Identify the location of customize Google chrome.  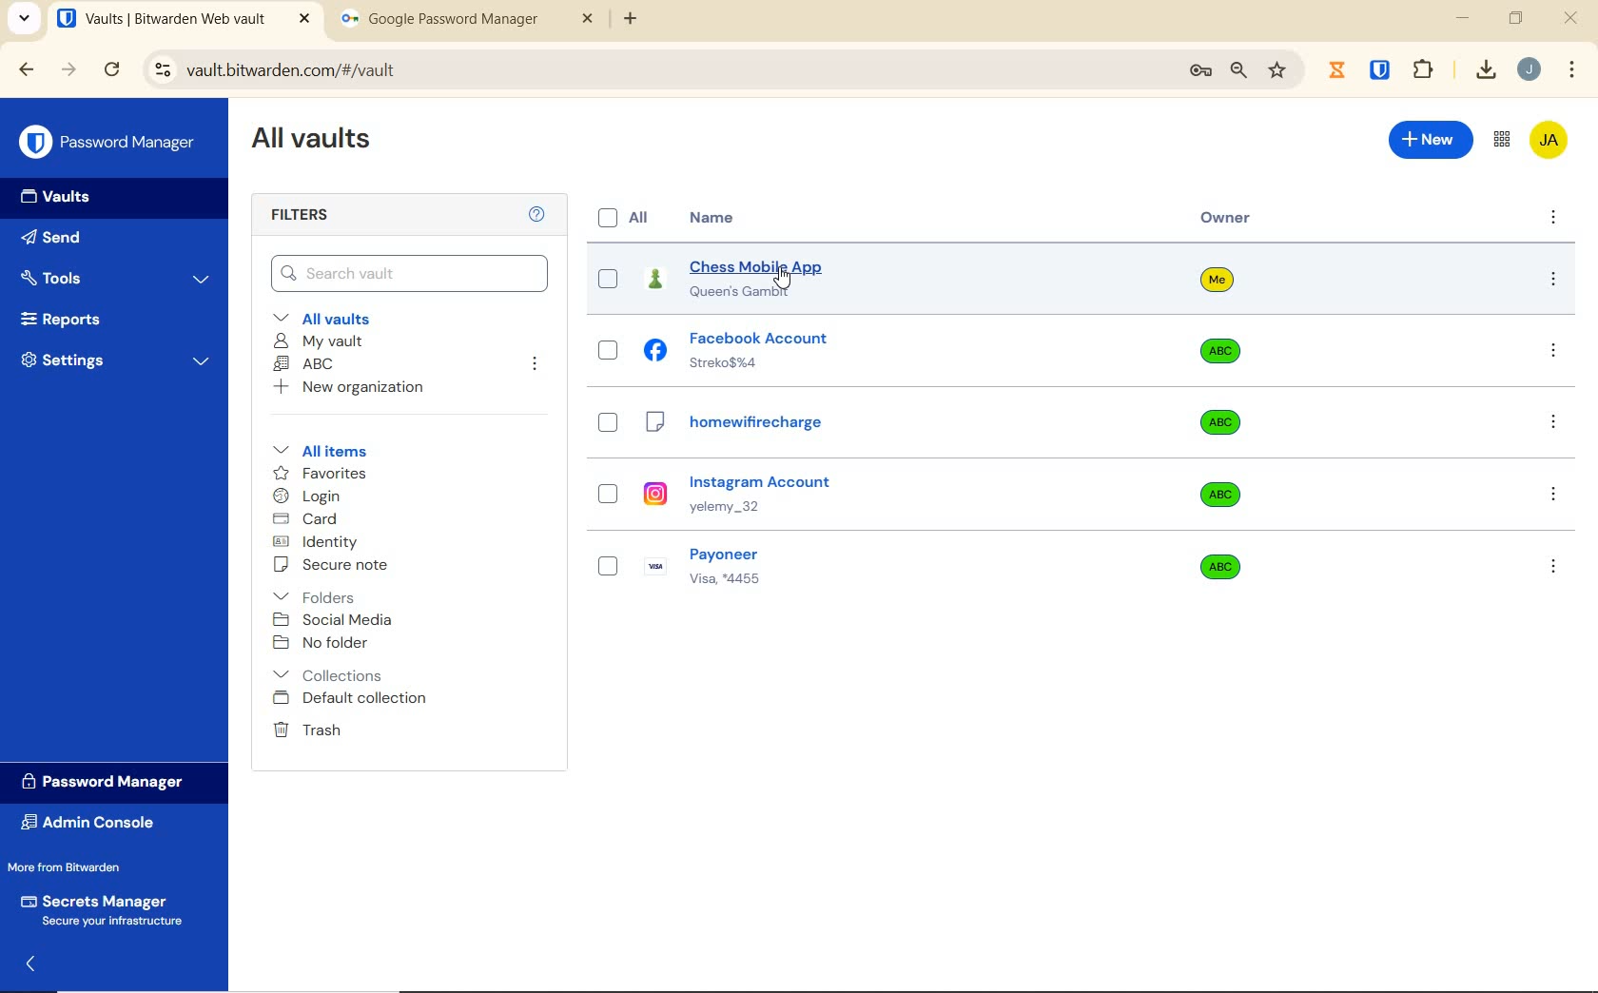
(1572, 70).